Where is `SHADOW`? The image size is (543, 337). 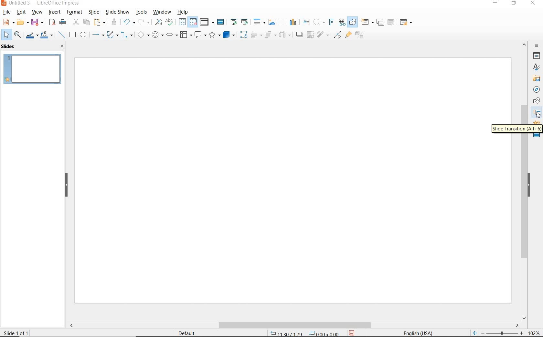 SHADOW is located at coordinates (299, 35).